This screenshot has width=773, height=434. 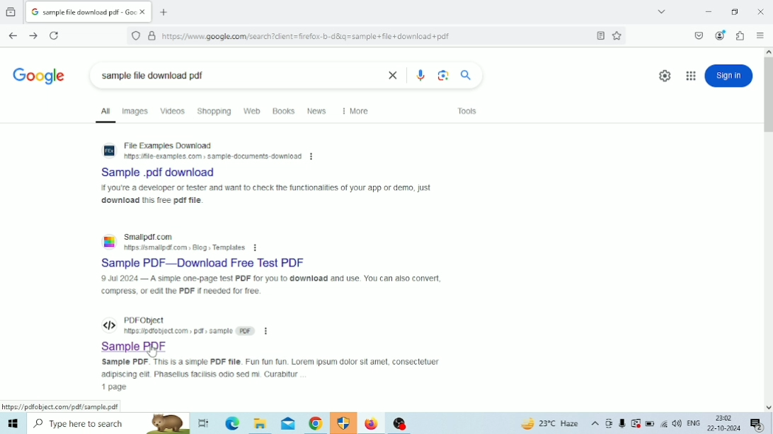 I want to click on Videos, so click(x=171, y=111).